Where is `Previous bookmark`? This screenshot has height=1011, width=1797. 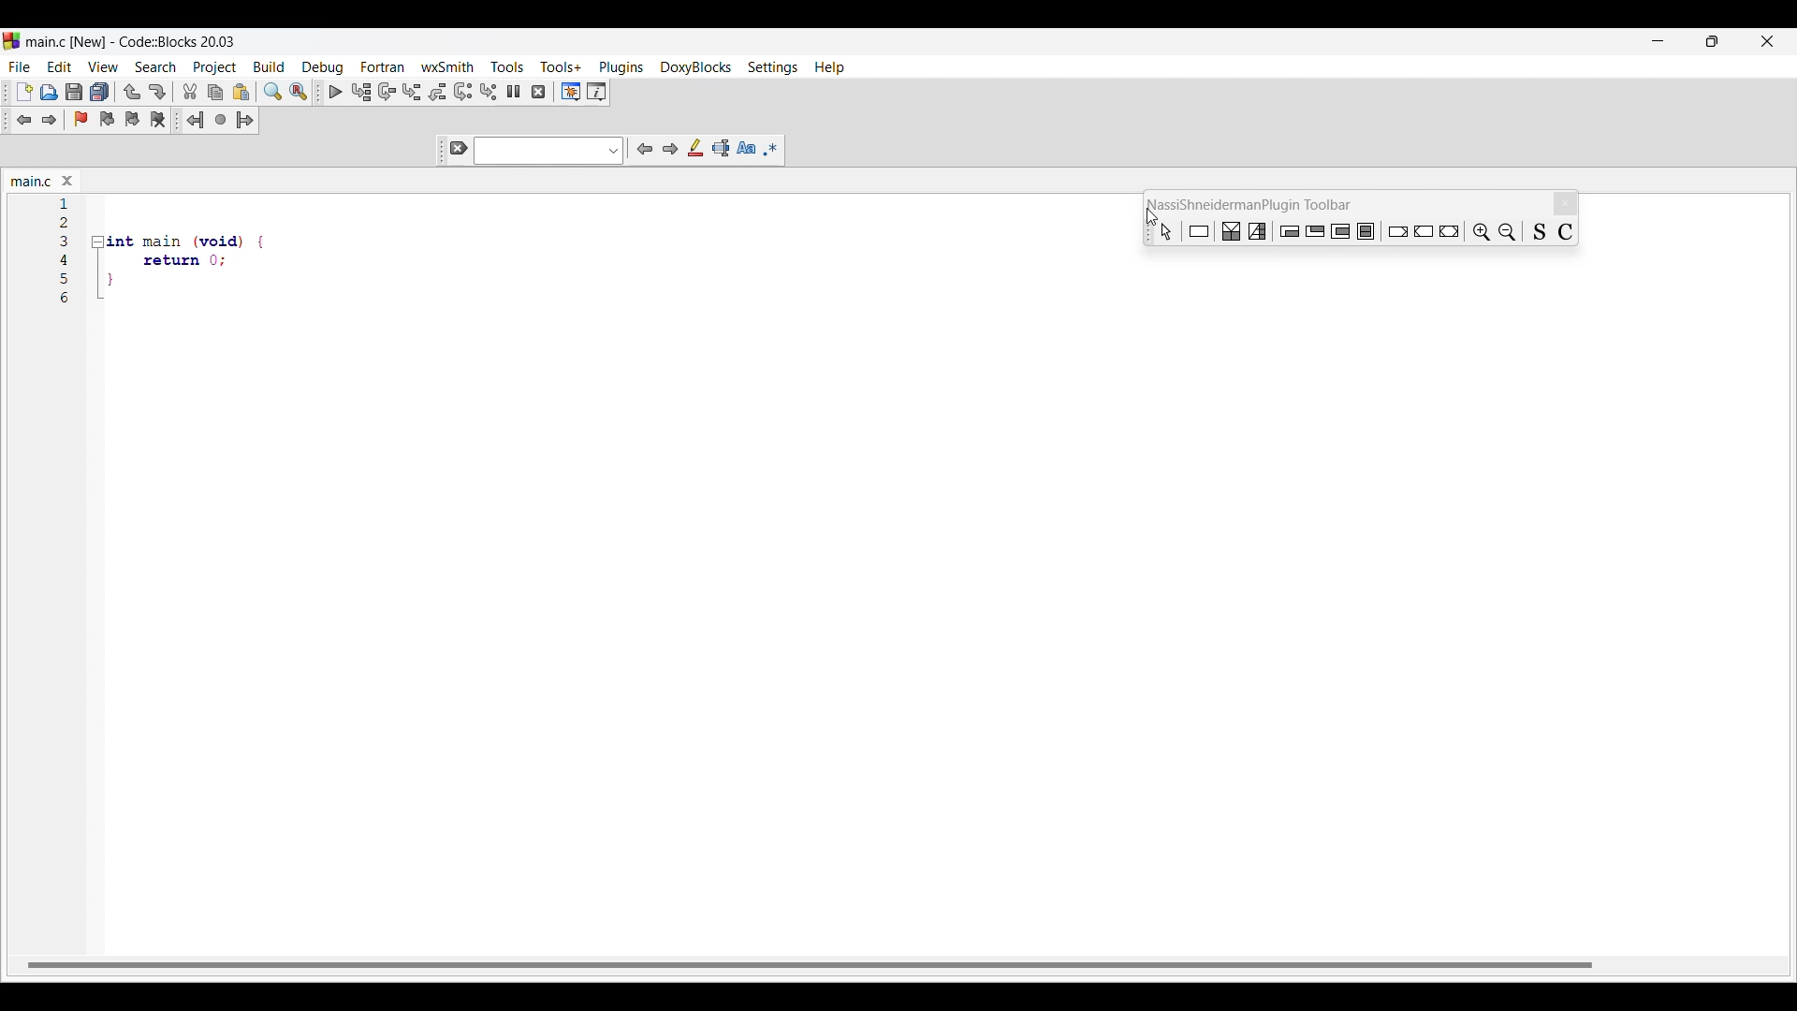 Previous bookmark is located at coordinates (108, 119).